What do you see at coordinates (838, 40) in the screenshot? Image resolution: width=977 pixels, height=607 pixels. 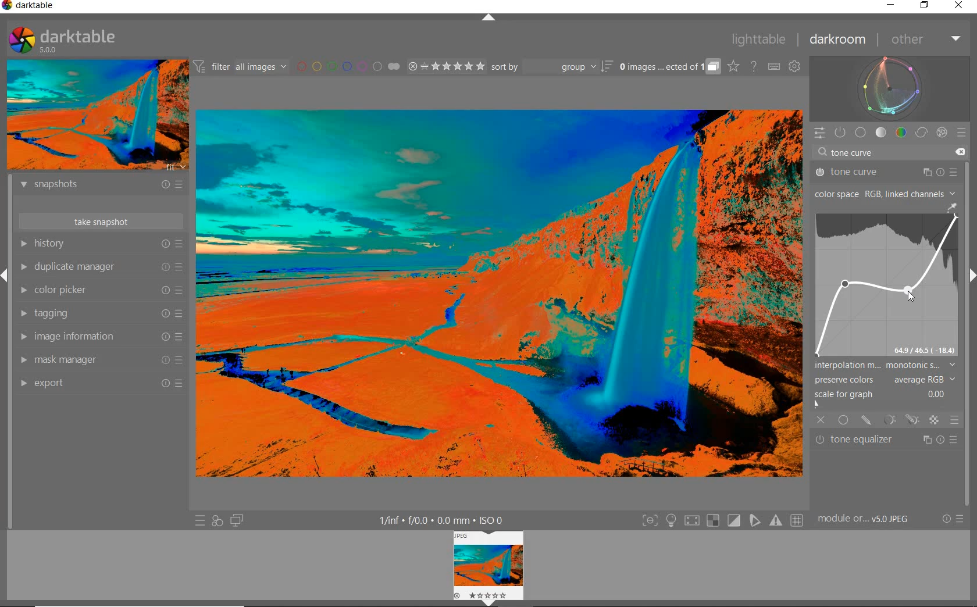 I see `darkroom` at bounding box center [838, 40].